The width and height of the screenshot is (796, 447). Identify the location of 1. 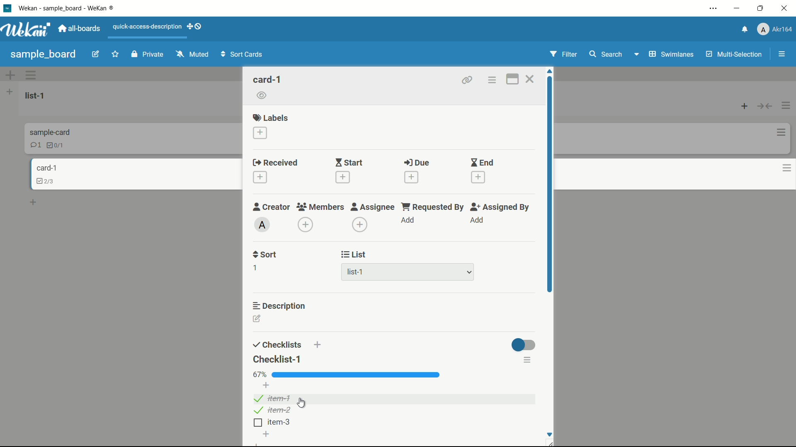
(255, 269).